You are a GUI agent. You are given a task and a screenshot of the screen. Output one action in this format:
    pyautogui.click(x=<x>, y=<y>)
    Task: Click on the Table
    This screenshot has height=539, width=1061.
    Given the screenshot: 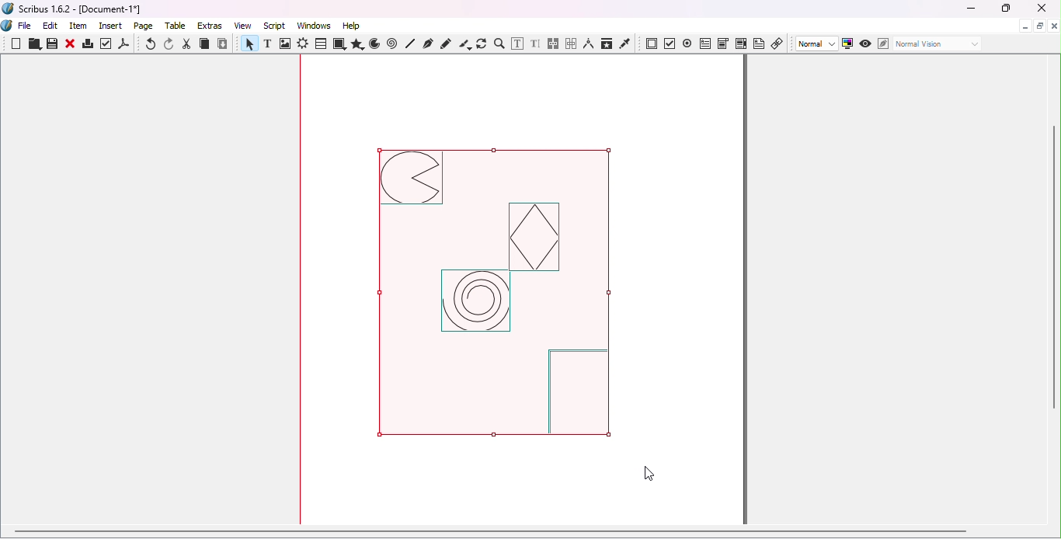 What is the action you would take?
    pyautogui.click(x=178, y=26)
    